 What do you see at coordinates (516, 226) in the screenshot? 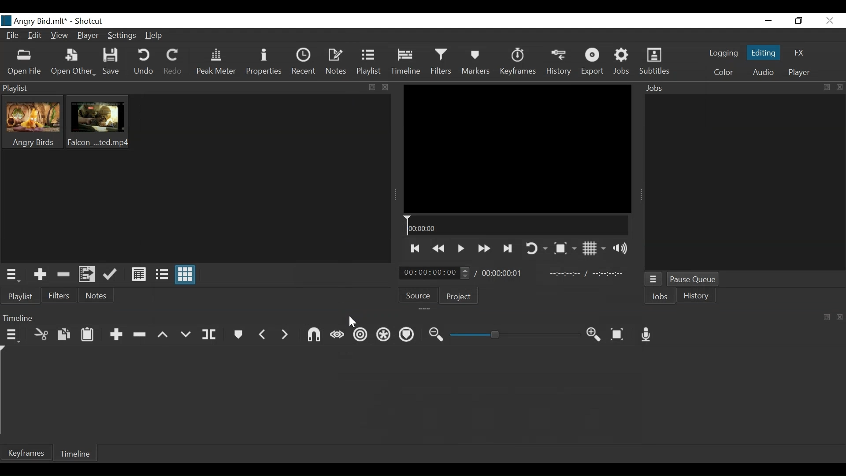
I see `Timeline` at bounding box center [516, 226].